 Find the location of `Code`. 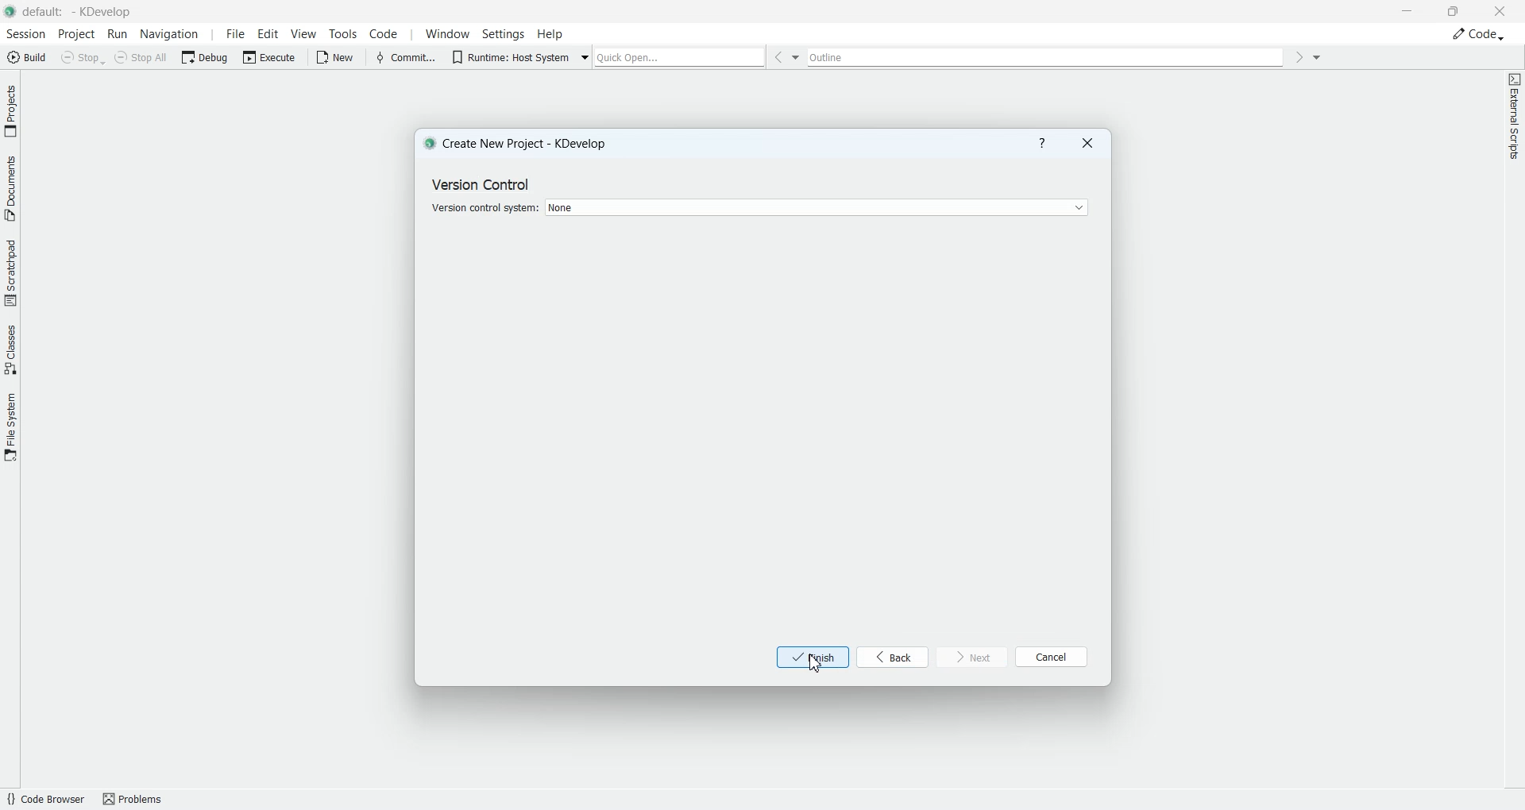

Code is located at coordinates (384, 33).